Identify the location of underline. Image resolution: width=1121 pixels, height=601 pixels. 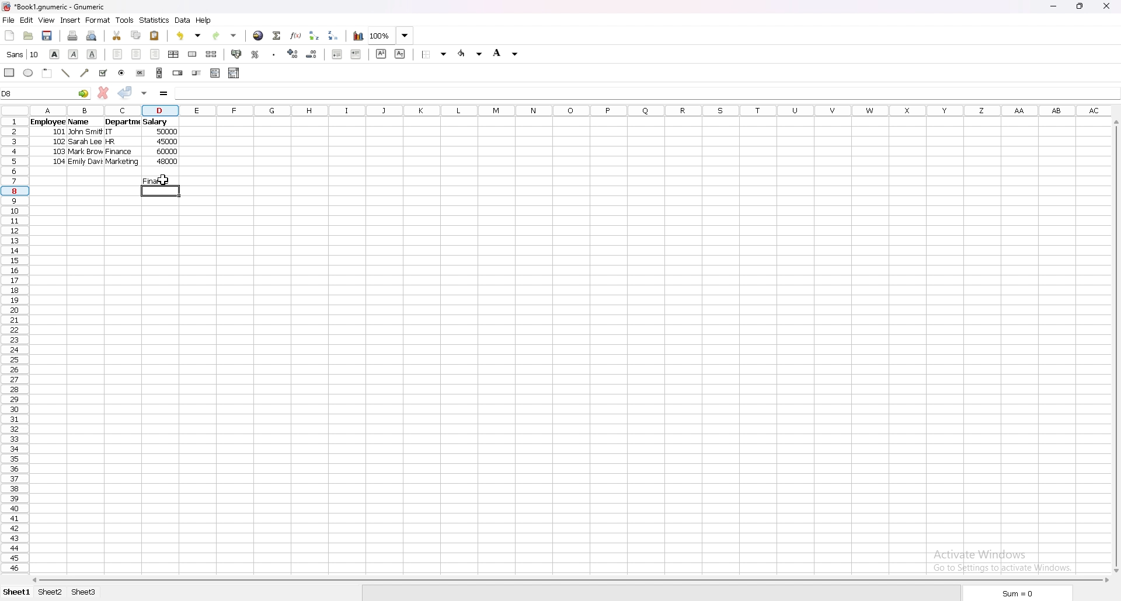
(93, 55).